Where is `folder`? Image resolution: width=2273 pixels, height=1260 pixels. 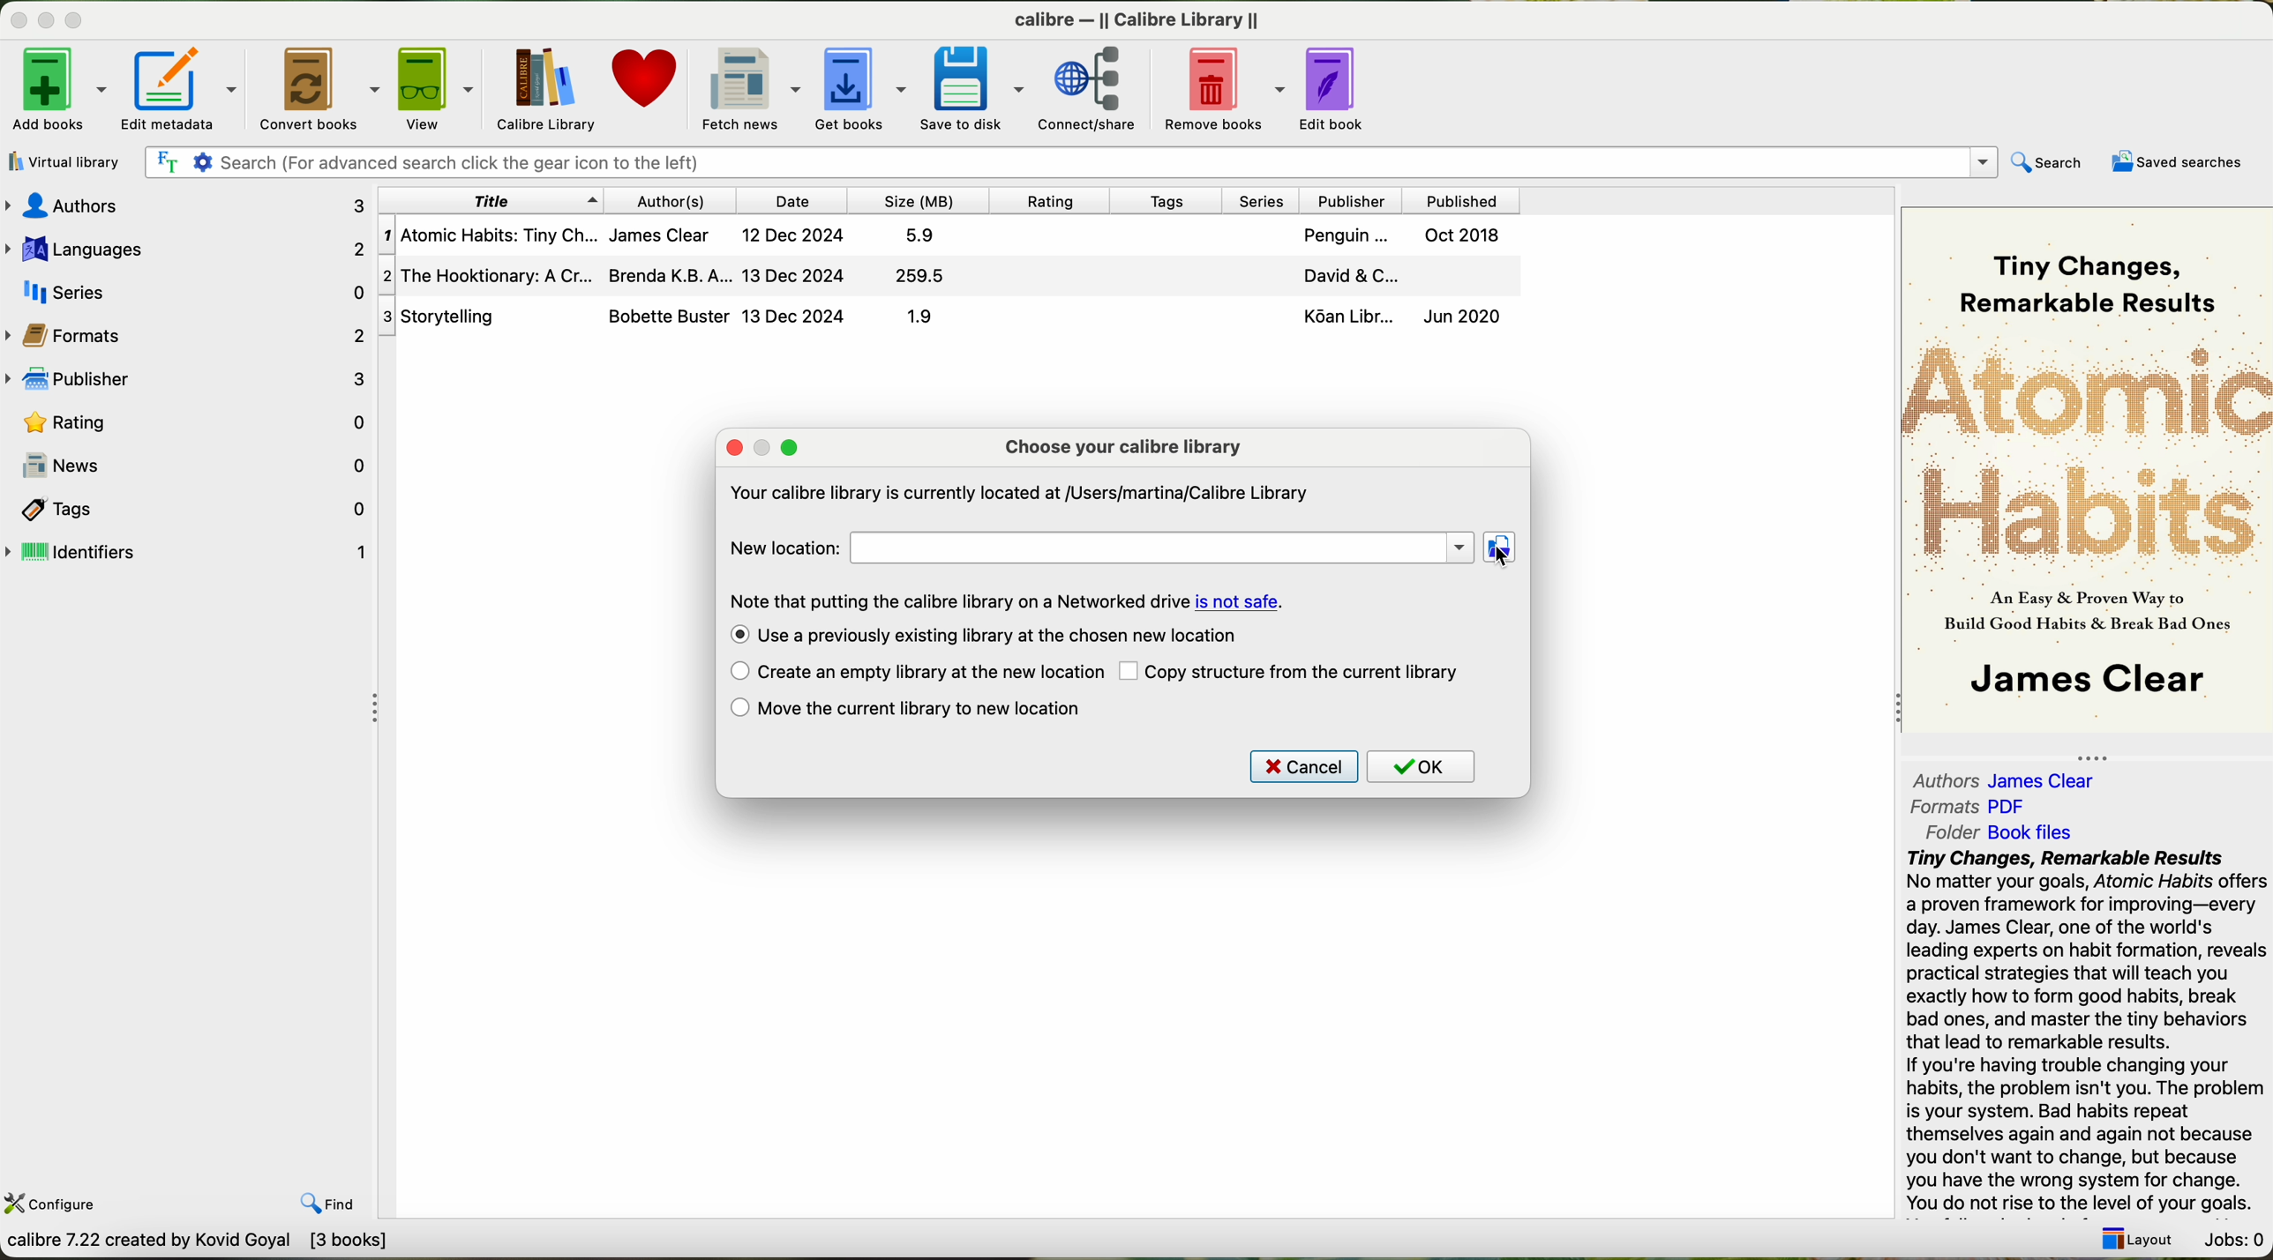 folder is located at coordinates (1949, 833).